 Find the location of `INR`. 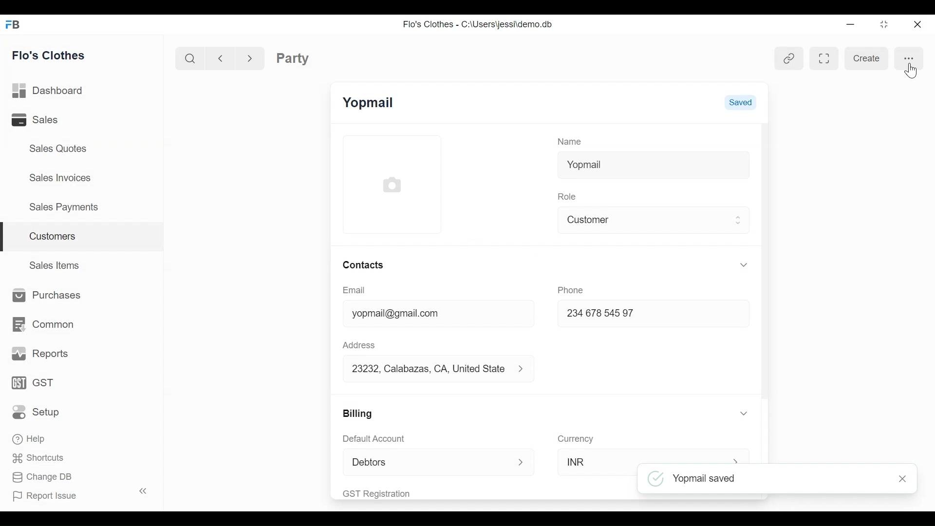

INR is located at coordinates (592, 462).